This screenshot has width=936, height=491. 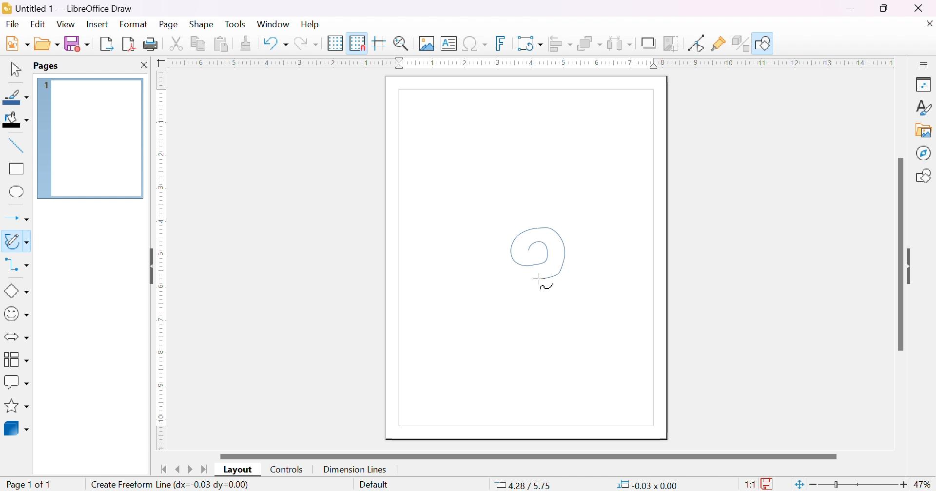 I want to click on the documents has not been modified since the last file., so click(x=768, y=485).